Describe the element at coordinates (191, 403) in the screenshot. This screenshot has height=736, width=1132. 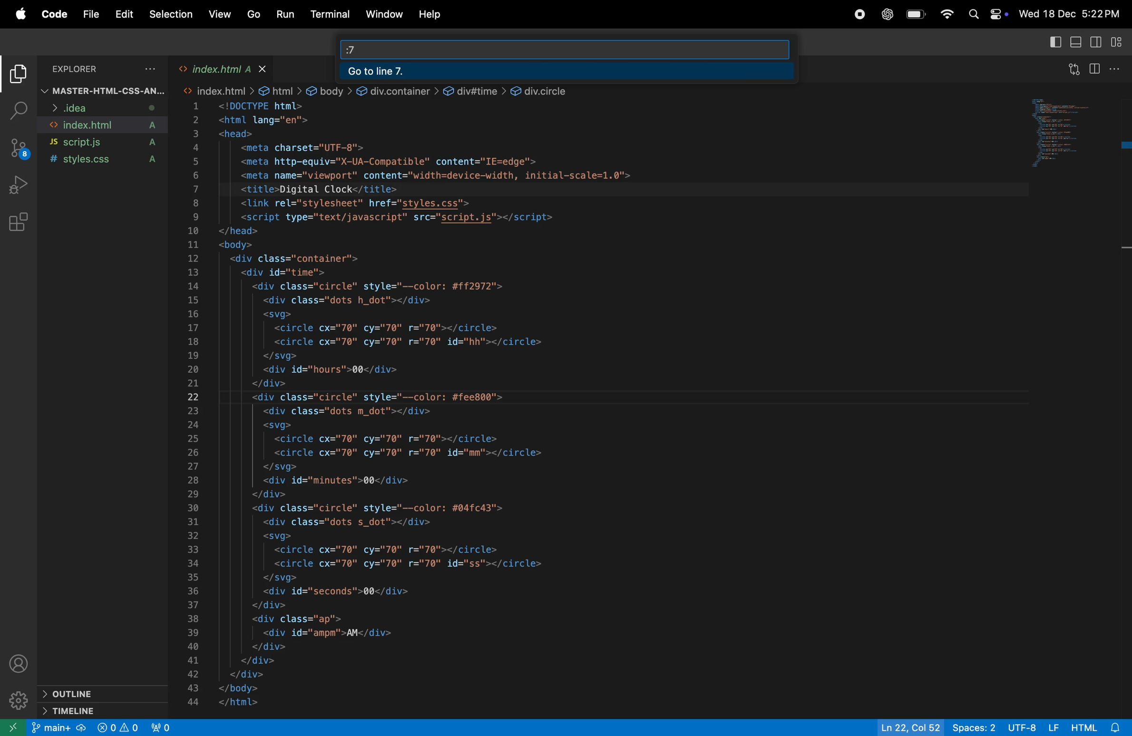
I see `line number` at that location.